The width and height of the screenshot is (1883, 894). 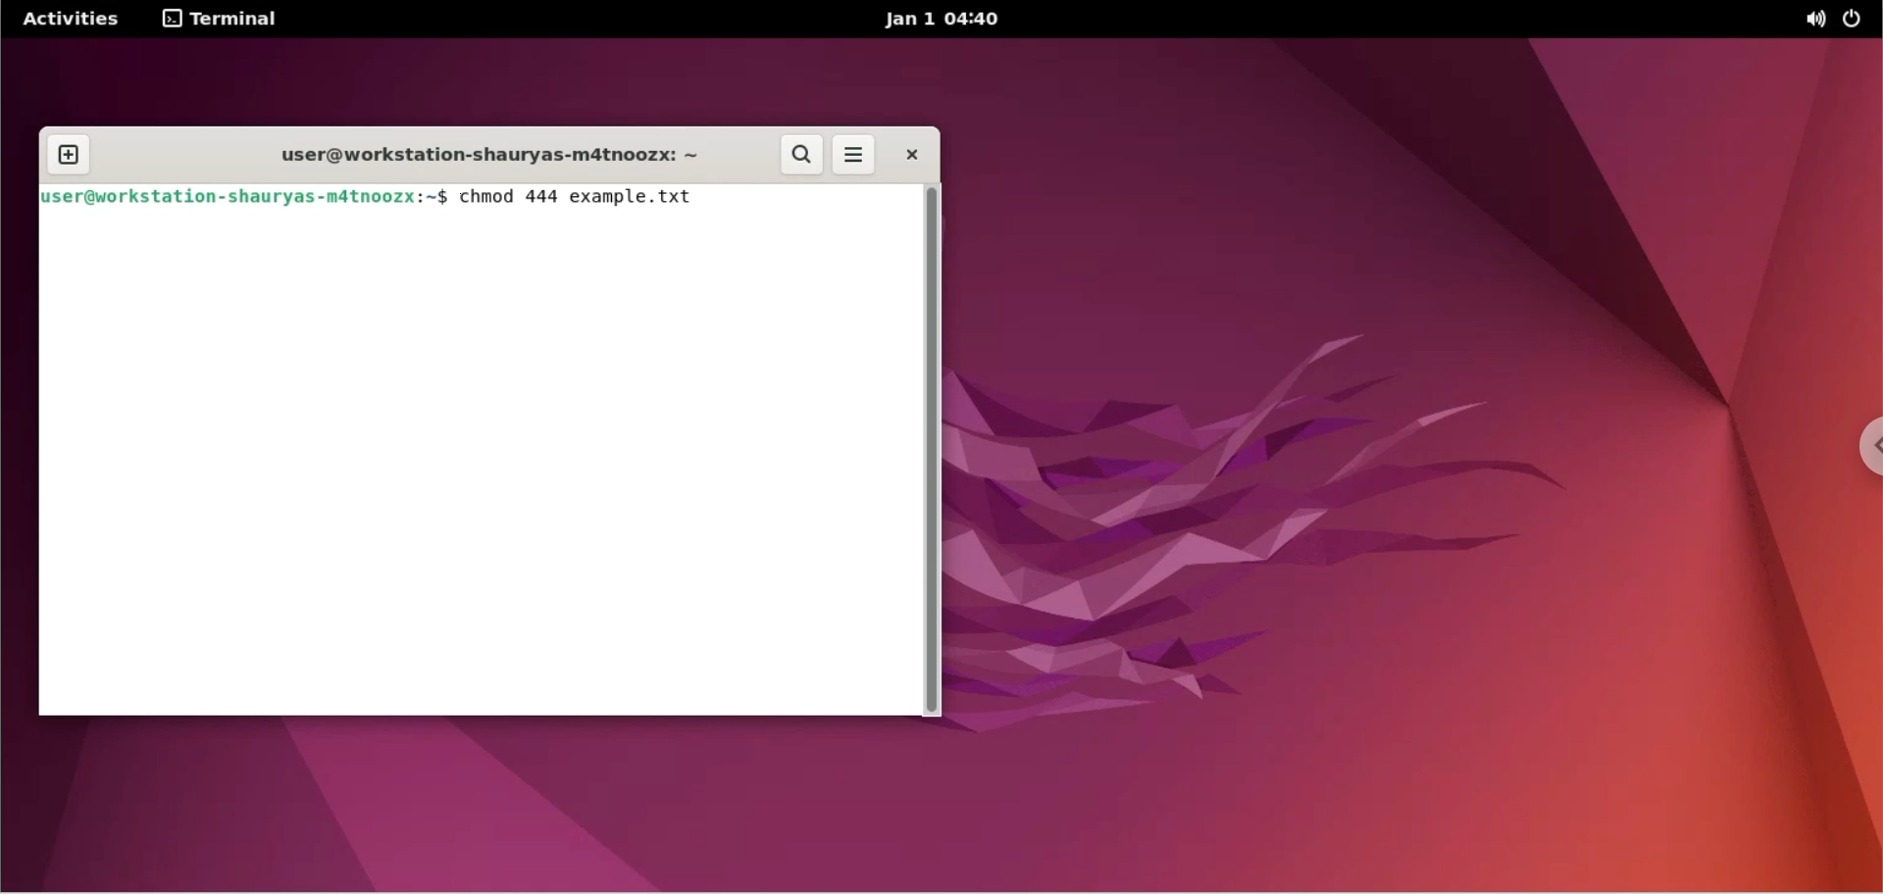 What do you see at coordinates (1858, 19) in the screenshot?
I see `power options` at bounding box center [1858, 19].